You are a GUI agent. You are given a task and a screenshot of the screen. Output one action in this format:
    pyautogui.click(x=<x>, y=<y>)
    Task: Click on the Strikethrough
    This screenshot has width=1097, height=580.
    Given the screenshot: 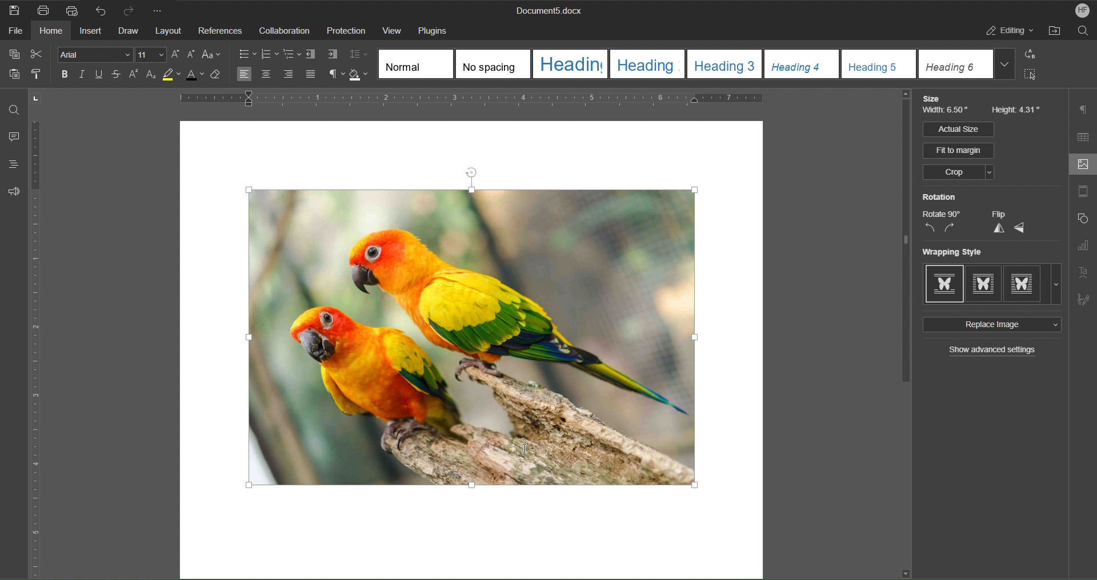 What is the action you would take?
    pyautogui.click(x=117, y=76)
    